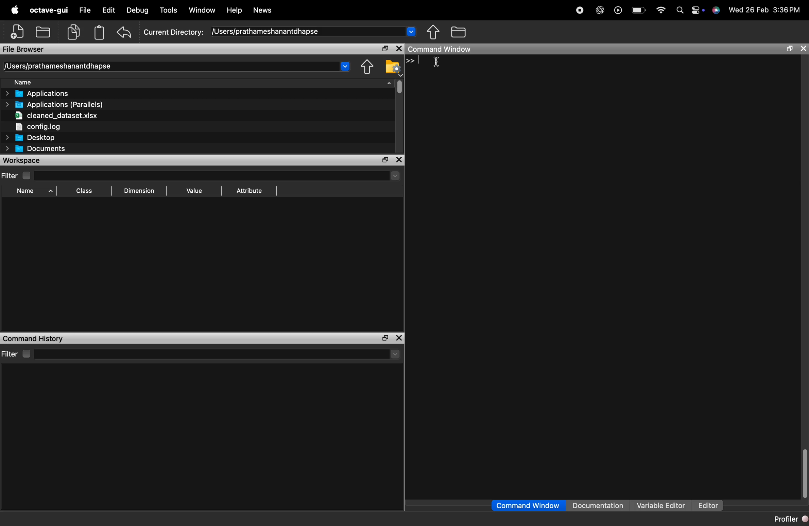  Describe the element at coordinates (435, 63) in the screenshot. I see `cursor` at that location.